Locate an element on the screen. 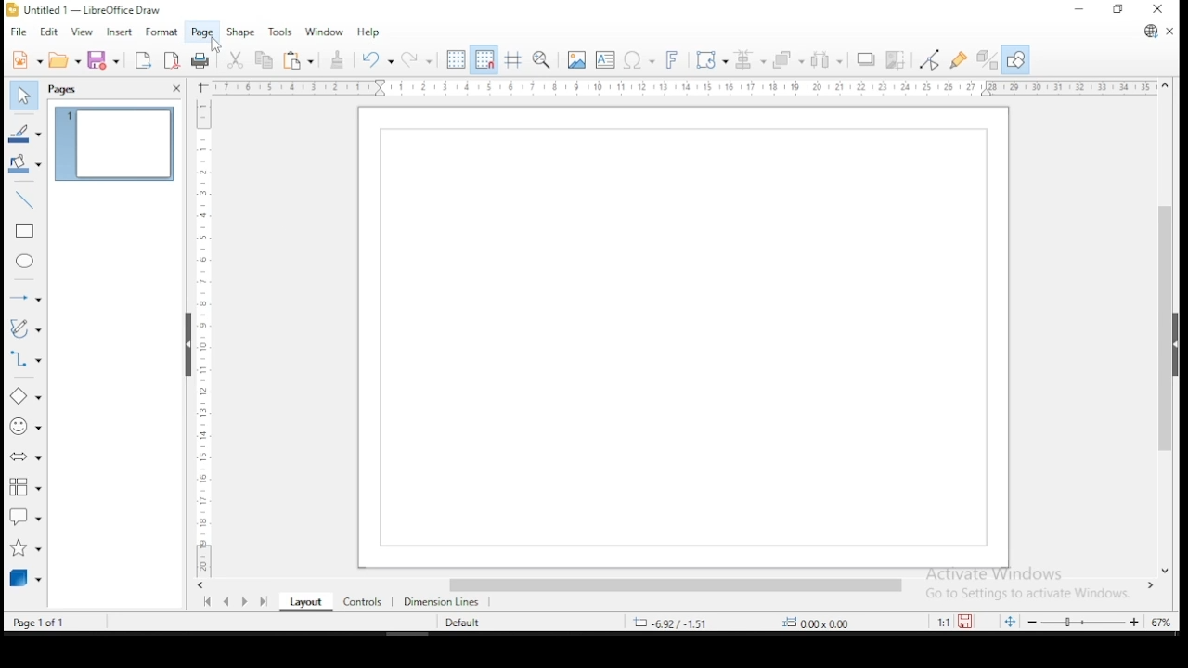 This screenshot has width=1188, height=668. select at least three objects to distribute is located at coordinates (828, 61).